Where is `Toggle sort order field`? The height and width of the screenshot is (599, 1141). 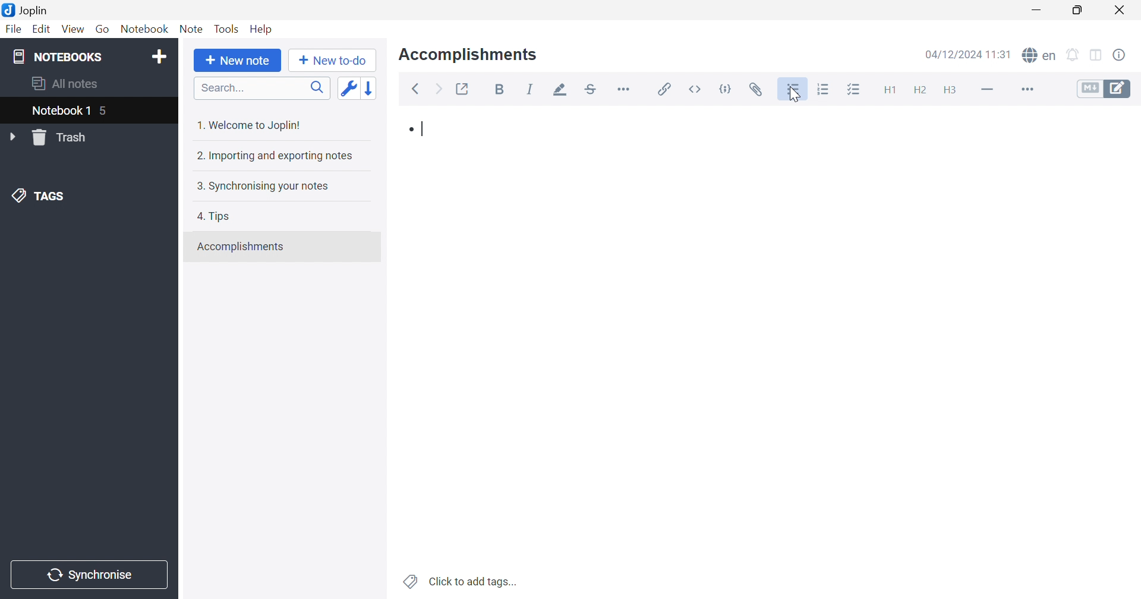 Toggle sort order field is located at coordinates (346, 88).